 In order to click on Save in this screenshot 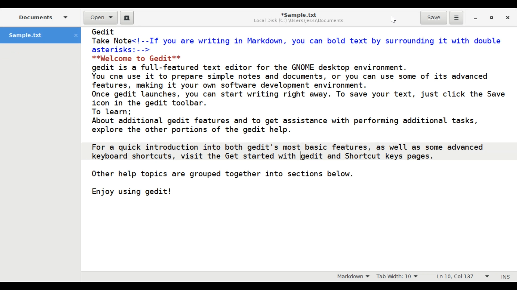, I will do `click(434, 18)`.